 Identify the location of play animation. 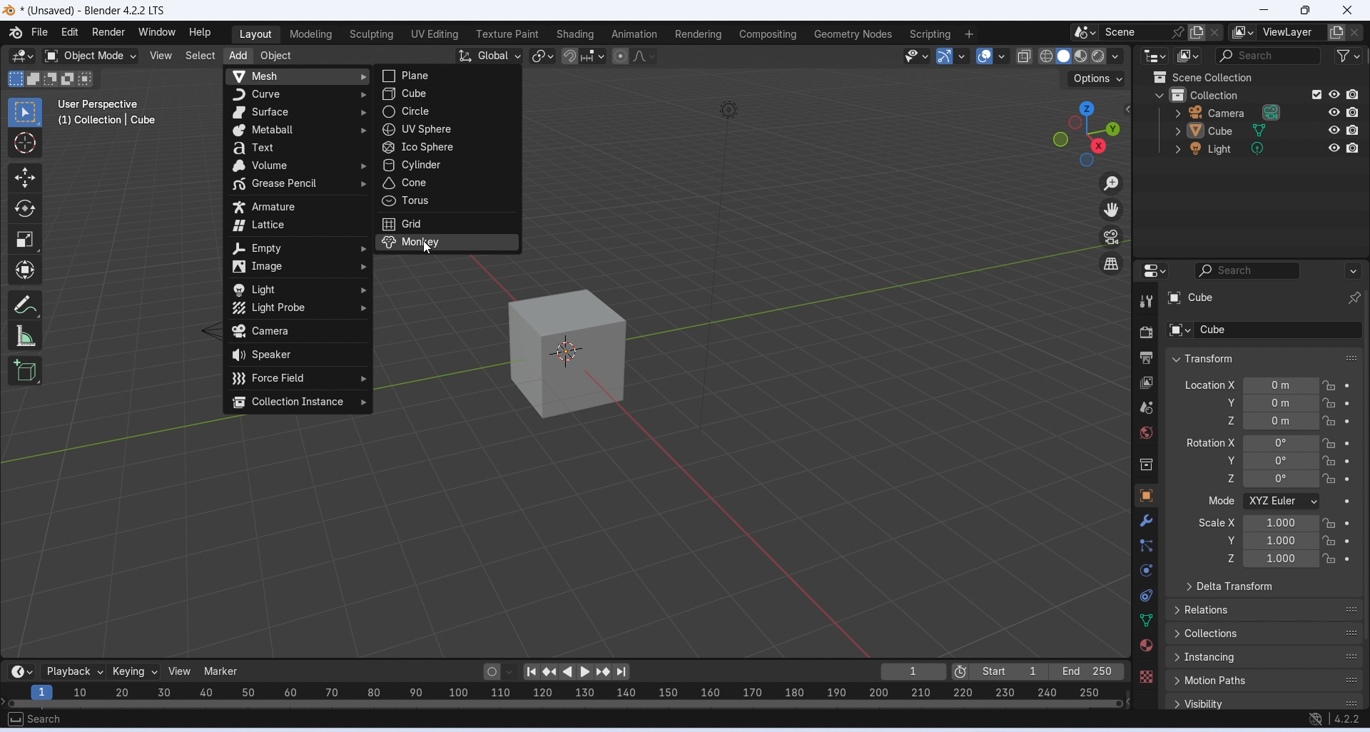
(587, 672).